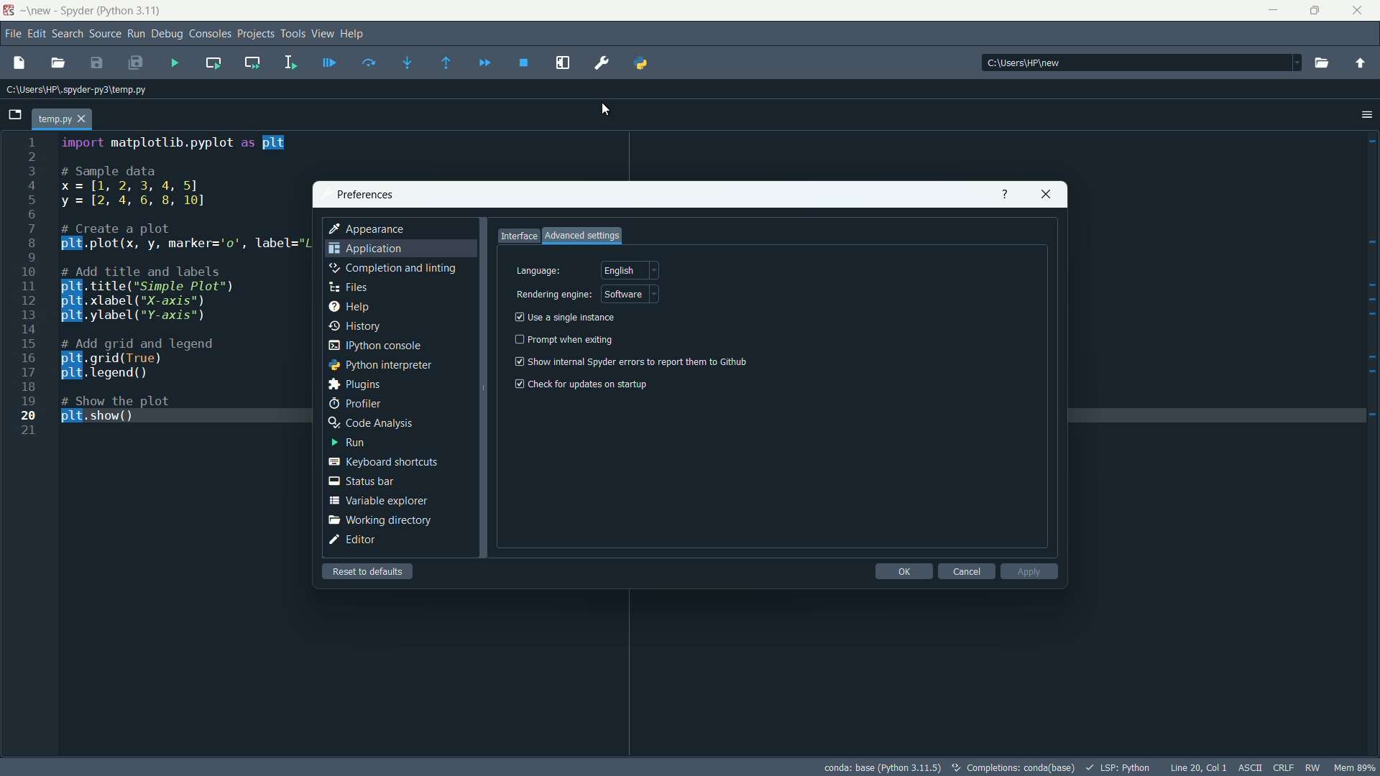  I want to click on consoles, so click(209, 35).